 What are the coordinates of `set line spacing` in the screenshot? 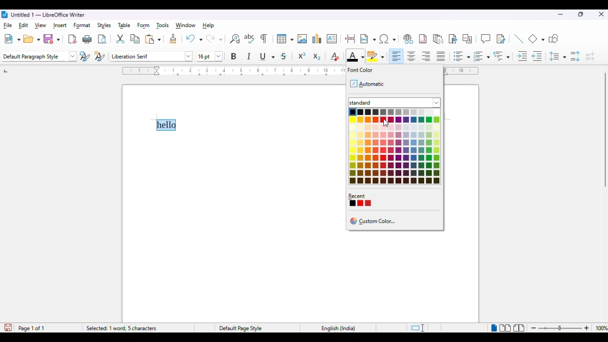 It's located at (558, 56).